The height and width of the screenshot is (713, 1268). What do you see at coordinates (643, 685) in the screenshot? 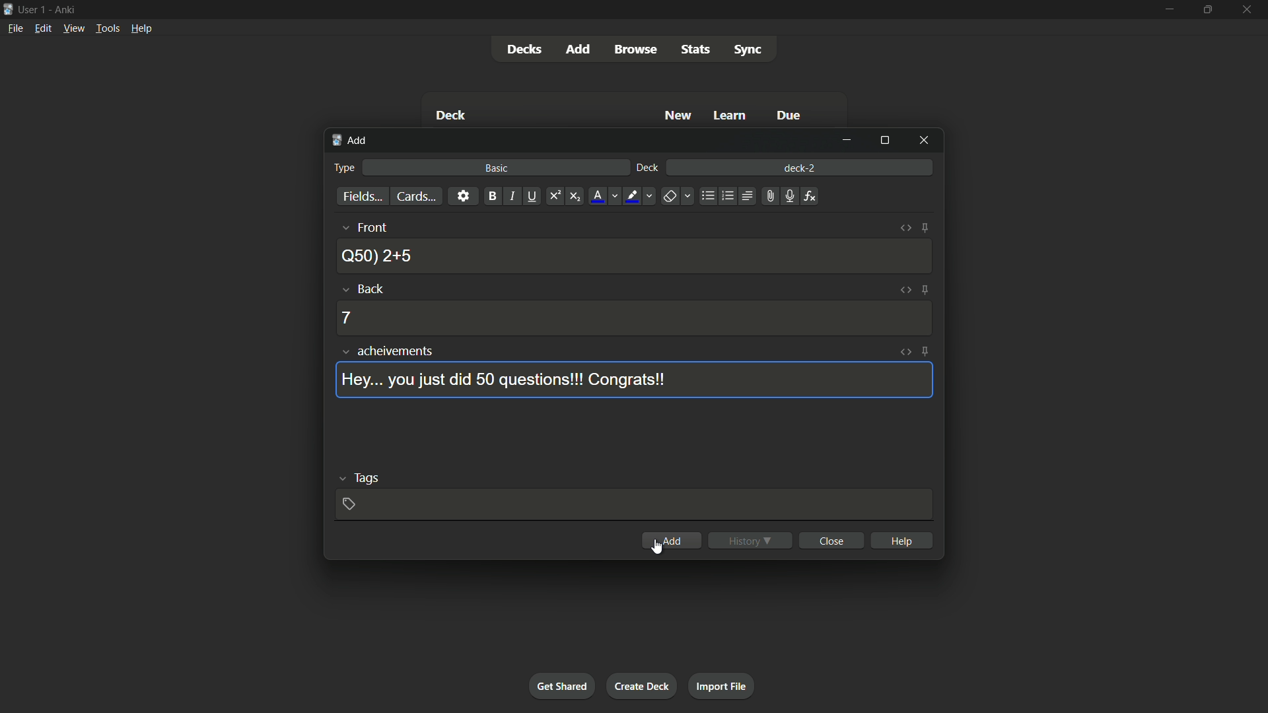
I see `create deck` at bounding box center [643, 685].